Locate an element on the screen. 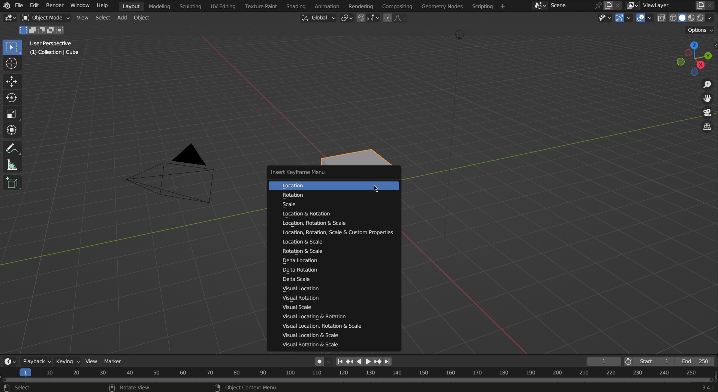 This screenshot has height=392, width=718. Visual Location & Rotation is located at coordinates (309, 316).